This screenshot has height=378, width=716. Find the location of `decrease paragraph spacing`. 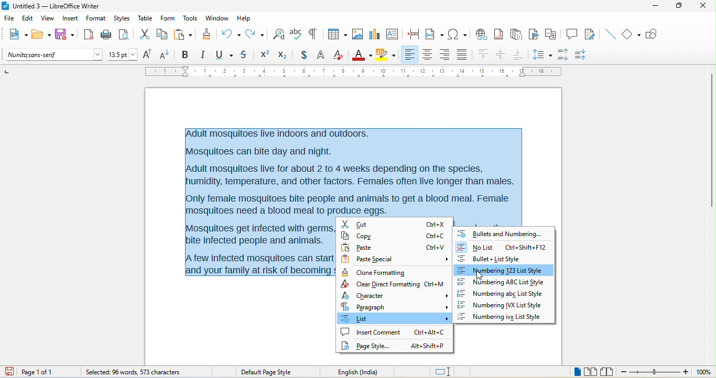

decrease paragraph spacing is located at coordinates (588, 53).